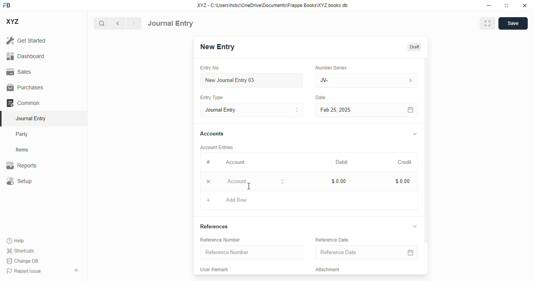 The width and height of the screenshot is (534, 281). What do you see at coordinates (426, 165) in the screenshot?
I see `scroll bar` at bounding box center [426, 165].